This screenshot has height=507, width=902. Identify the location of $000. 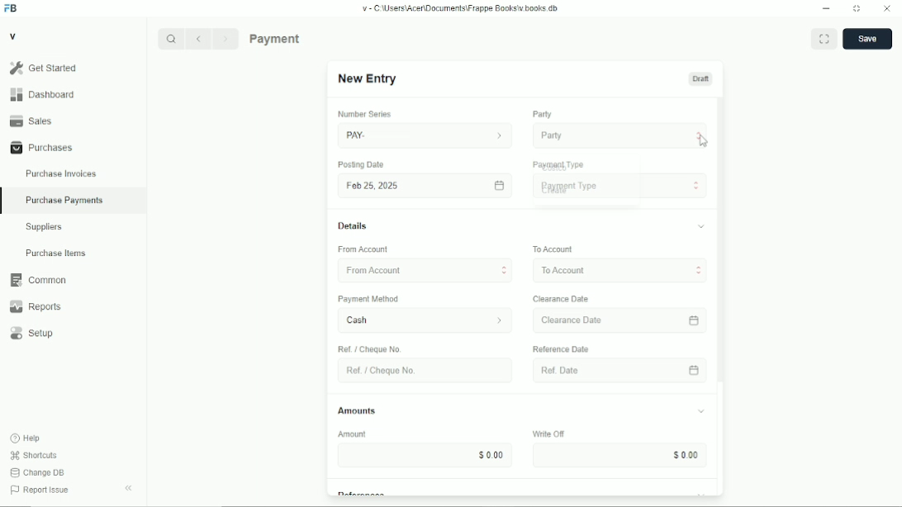
(429, 455).